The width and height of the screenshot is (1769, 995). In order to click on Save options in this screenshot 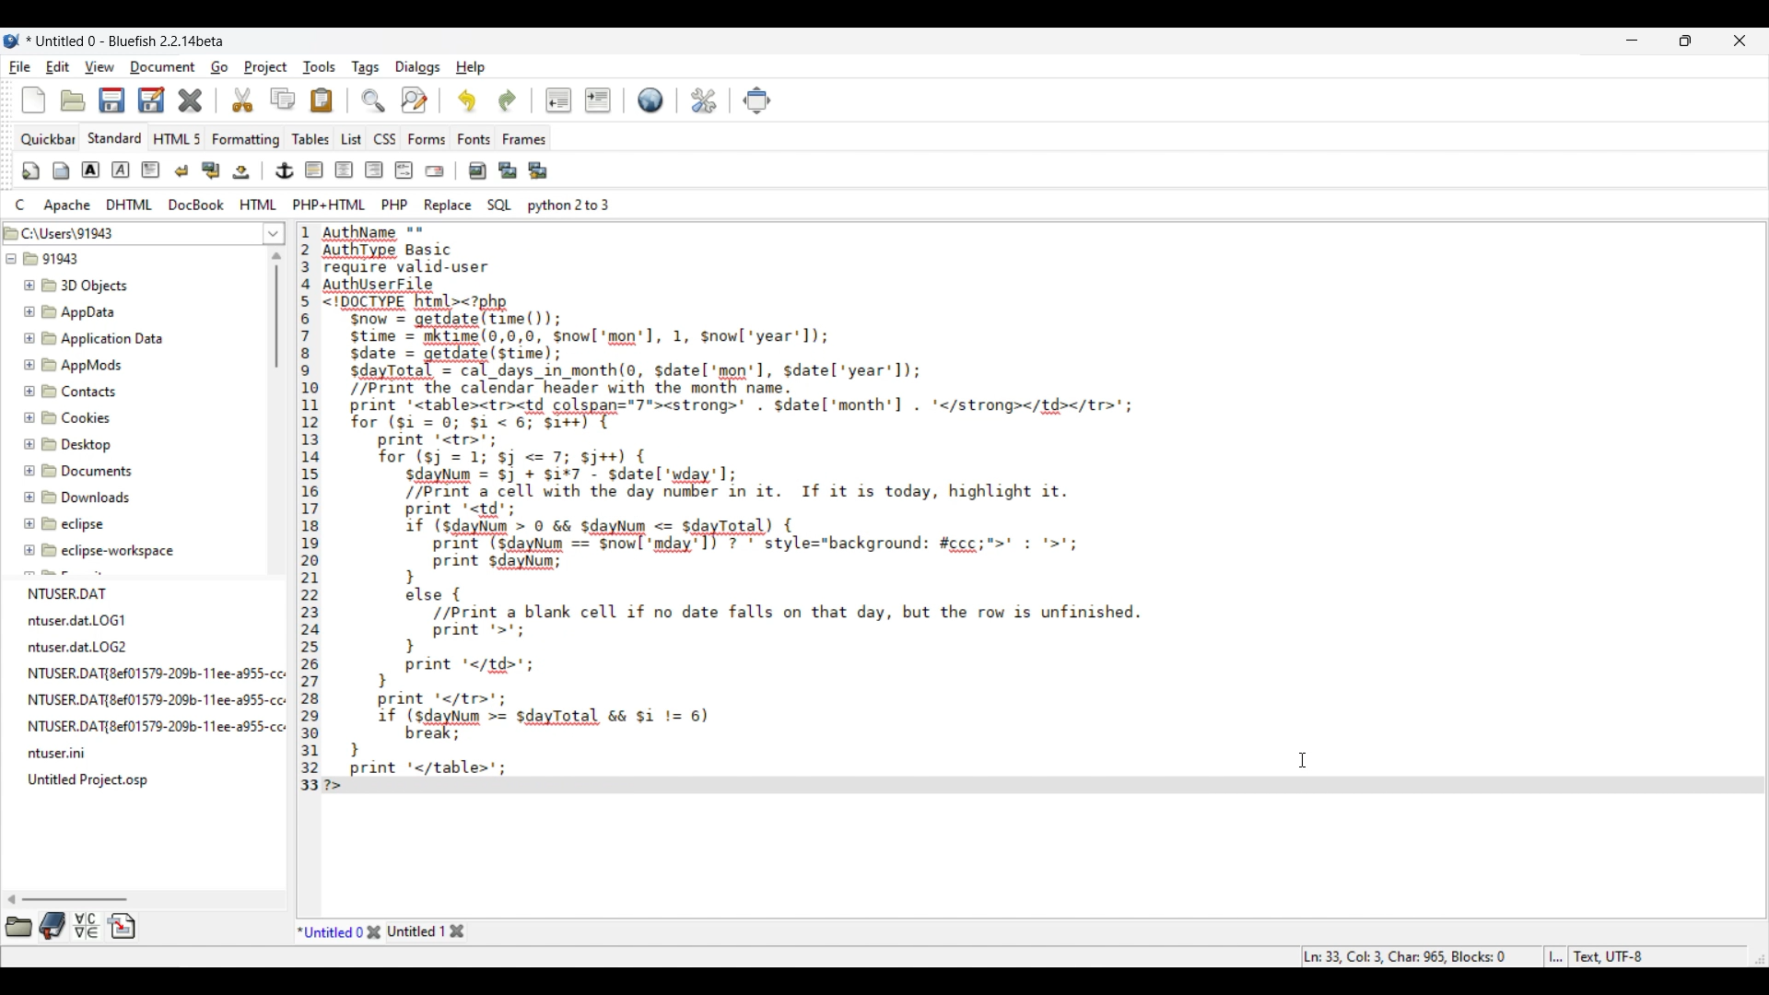, I will do `click(133, 99)`.